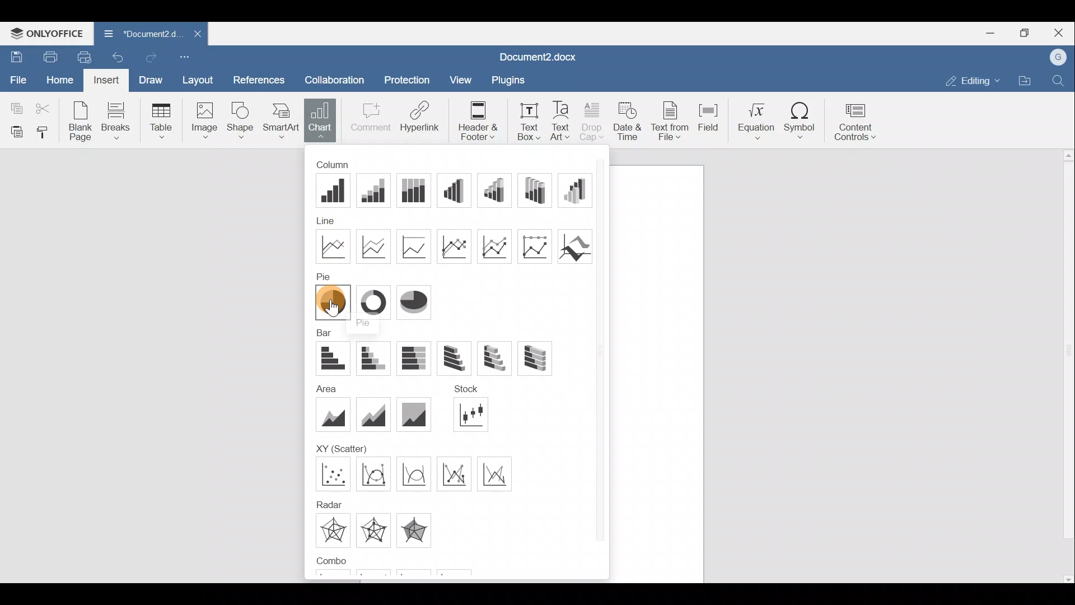  Describe the element at coordinates (47, 132) in the screenshot. I see `Copy style` at that location.